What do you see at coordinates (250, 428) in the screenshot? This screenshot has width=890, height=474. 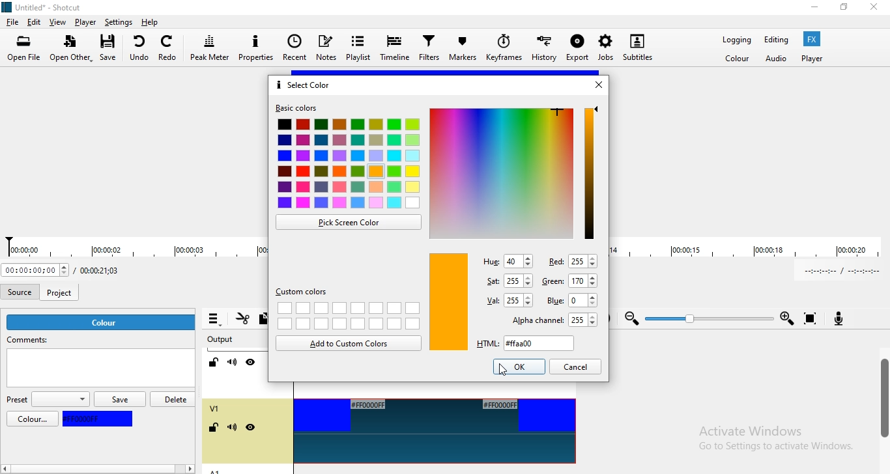 I see `hide` at bounding box center [250, 428].